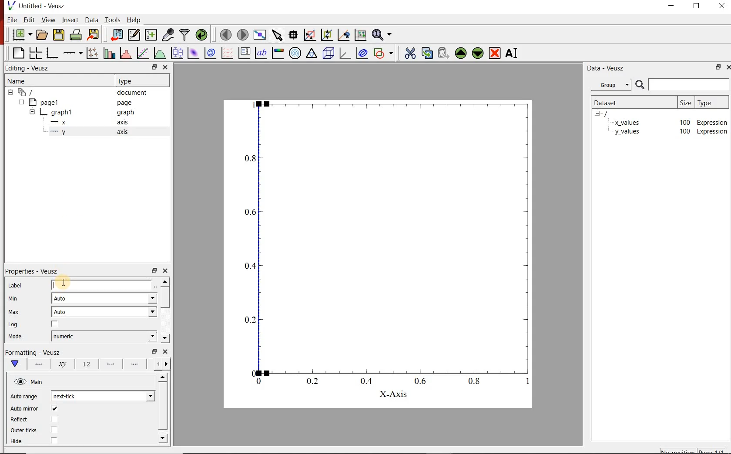 The image size is (731, 454). Describe the element at coordinates (125, 112) in the screenshot. I see `graph` at that location.